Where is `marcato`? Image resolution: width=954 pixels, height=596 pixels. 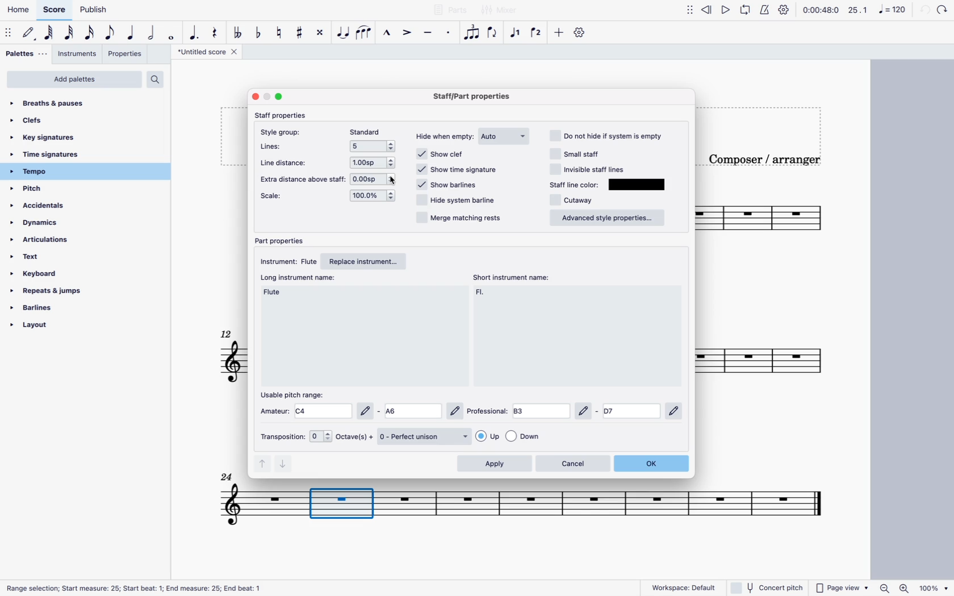
marcato is located at coordinates (388, 33).